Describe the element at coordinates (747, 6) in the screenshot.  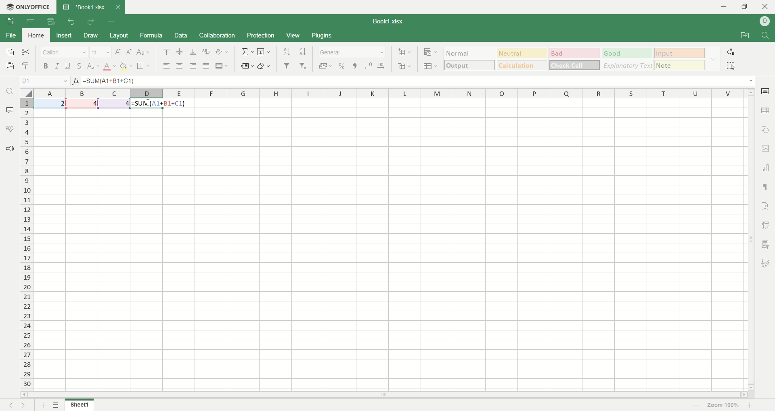
I see `maximize` at that location.